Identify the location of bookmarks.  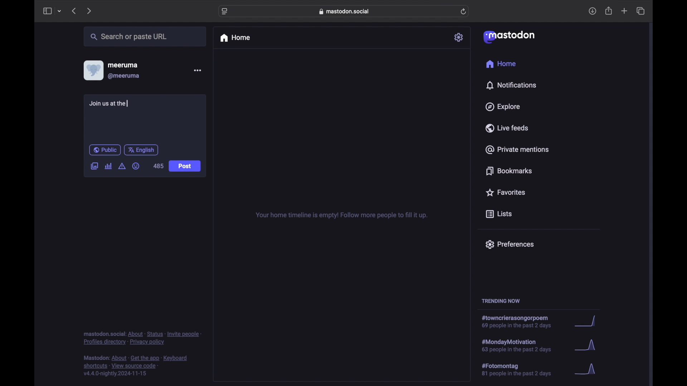
(509, 171).